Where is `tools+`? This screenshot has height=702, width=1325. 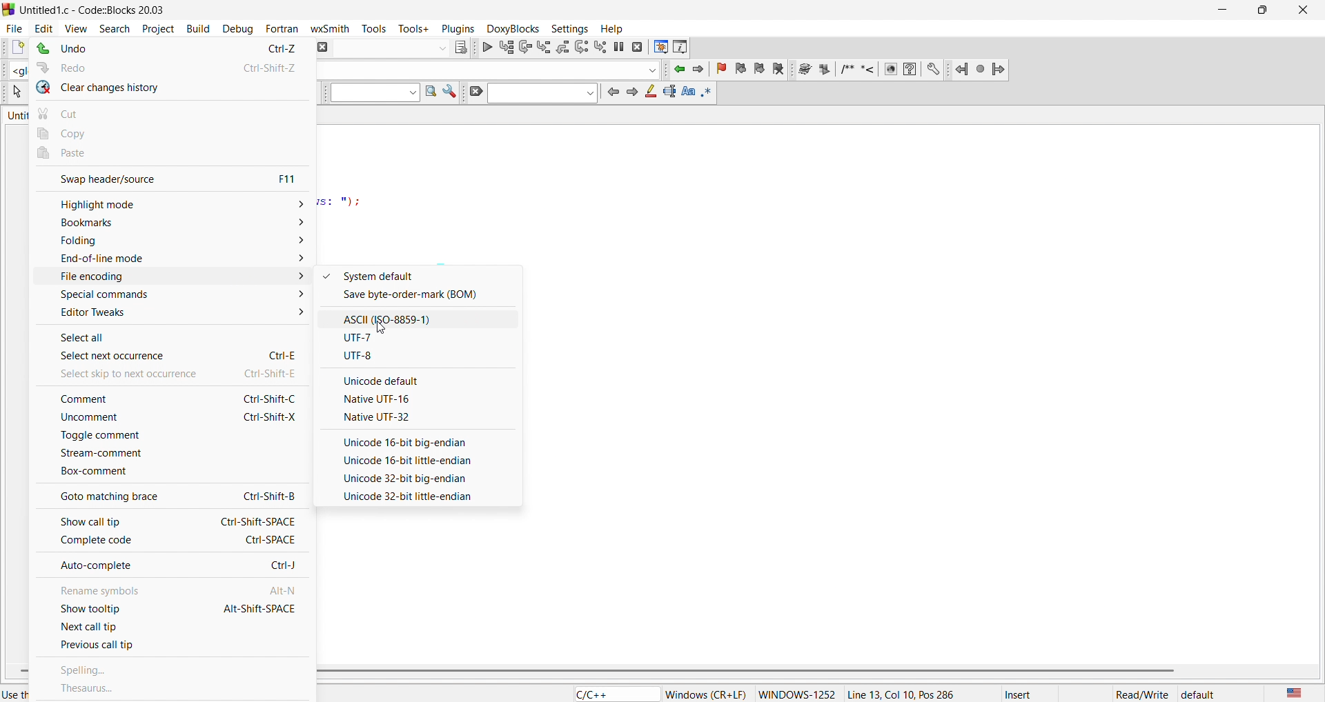 tools+ is located at coordinates (411, 28).